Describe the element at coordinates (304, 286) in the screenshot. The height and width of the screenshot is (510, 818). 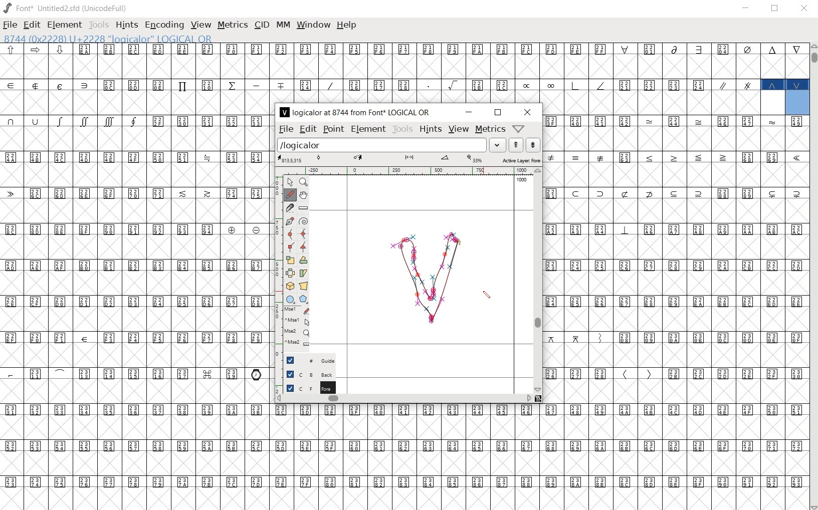
I see `perform a perspective transformation on the selection` at that location.